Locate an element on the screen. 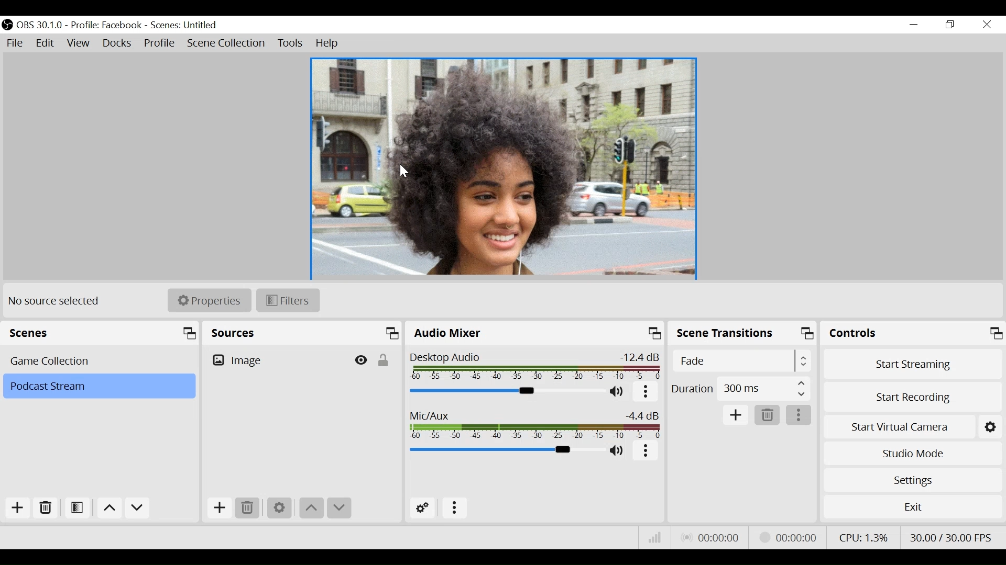 The width and height of the screenshot is (1006, 565). Live Status is located at coordinates (711, 539).